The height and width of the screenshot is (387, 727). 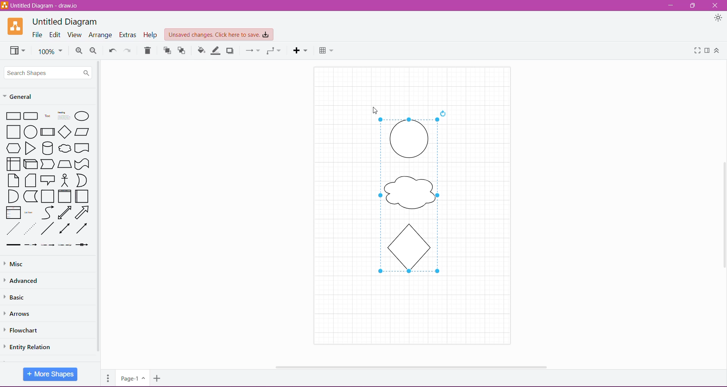 What do you see at coordinates (128, 50) in the screenshot?
I see `Redo` at bounding box center [128, 50].